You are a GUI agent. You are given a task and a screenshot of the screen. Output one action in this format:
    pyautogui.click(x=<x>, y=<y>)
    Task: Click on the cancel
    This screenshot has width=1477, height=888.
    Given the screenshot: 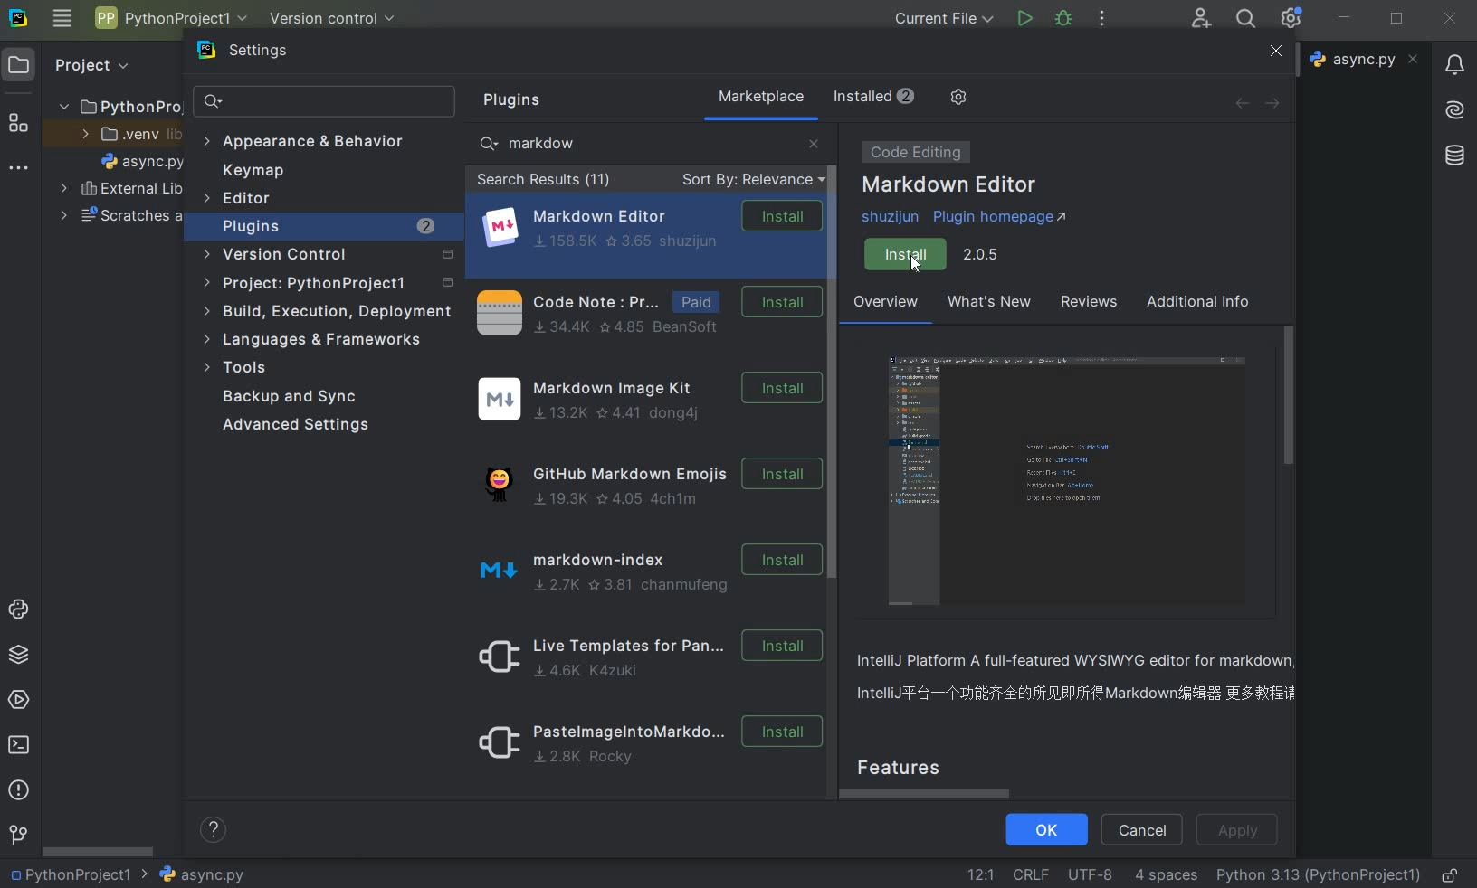 What is the action you would take?
    pyautogui.click(x=1141, y=831)
    